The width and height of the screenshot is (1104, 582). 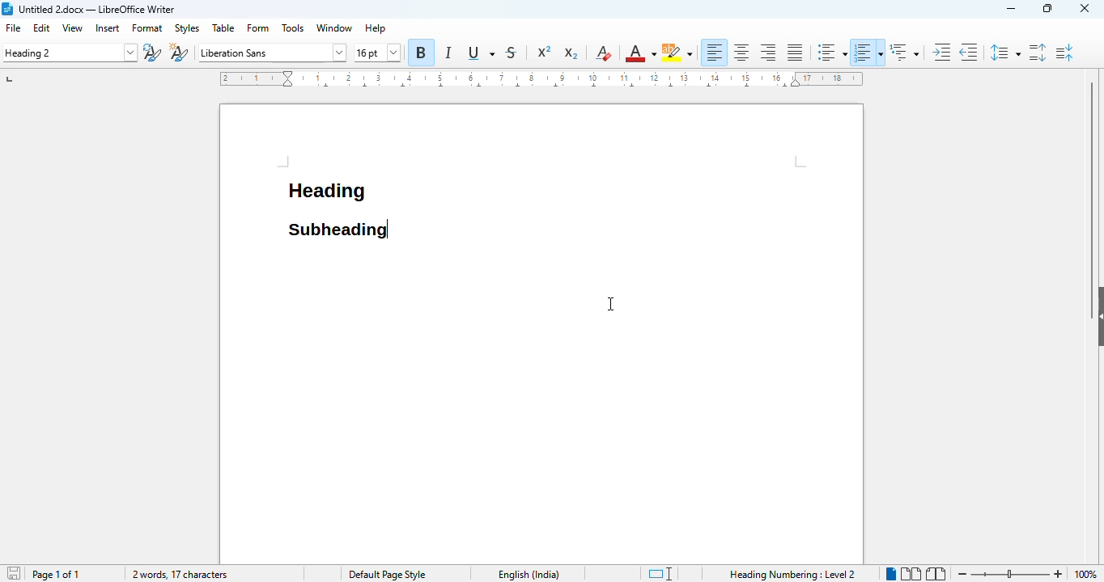 What do you see at coordinates (1085, 9) in the screenshot?
I see `close` at bounding box center [1085, 9].